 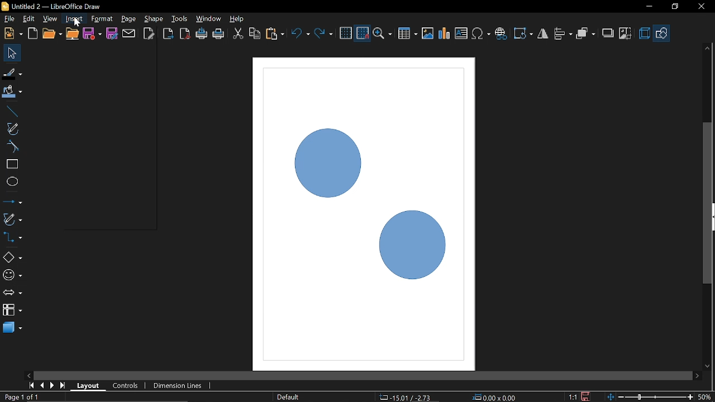 What do you see at coordinates (587, 396) in the screenshot?
I see `Save` at bounding box center [587, 396].